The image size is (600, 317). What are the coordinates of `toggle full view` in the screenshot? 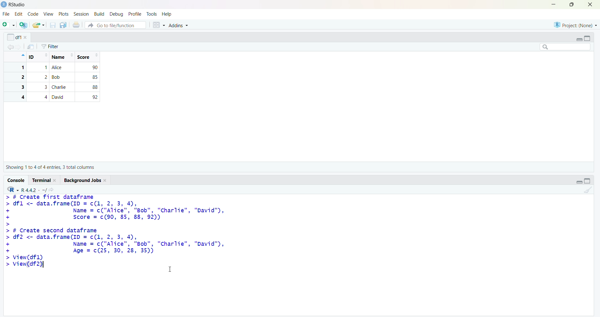 It's located at (587, 181).